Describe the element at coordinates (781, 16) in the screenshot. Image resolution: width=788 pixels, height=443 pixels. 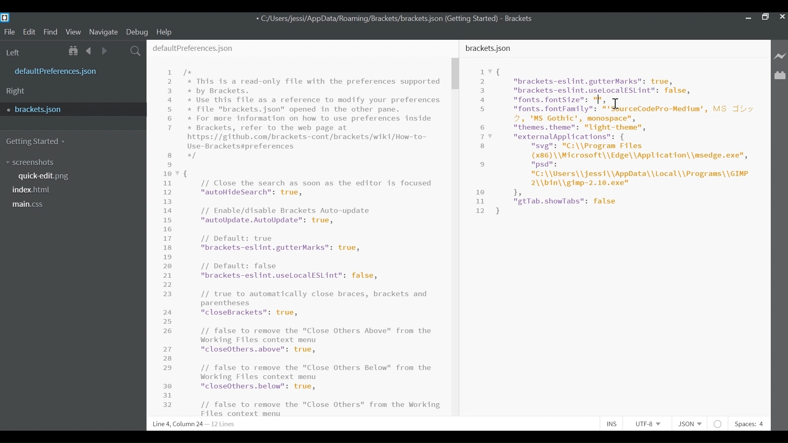
I see `Close` at that location.